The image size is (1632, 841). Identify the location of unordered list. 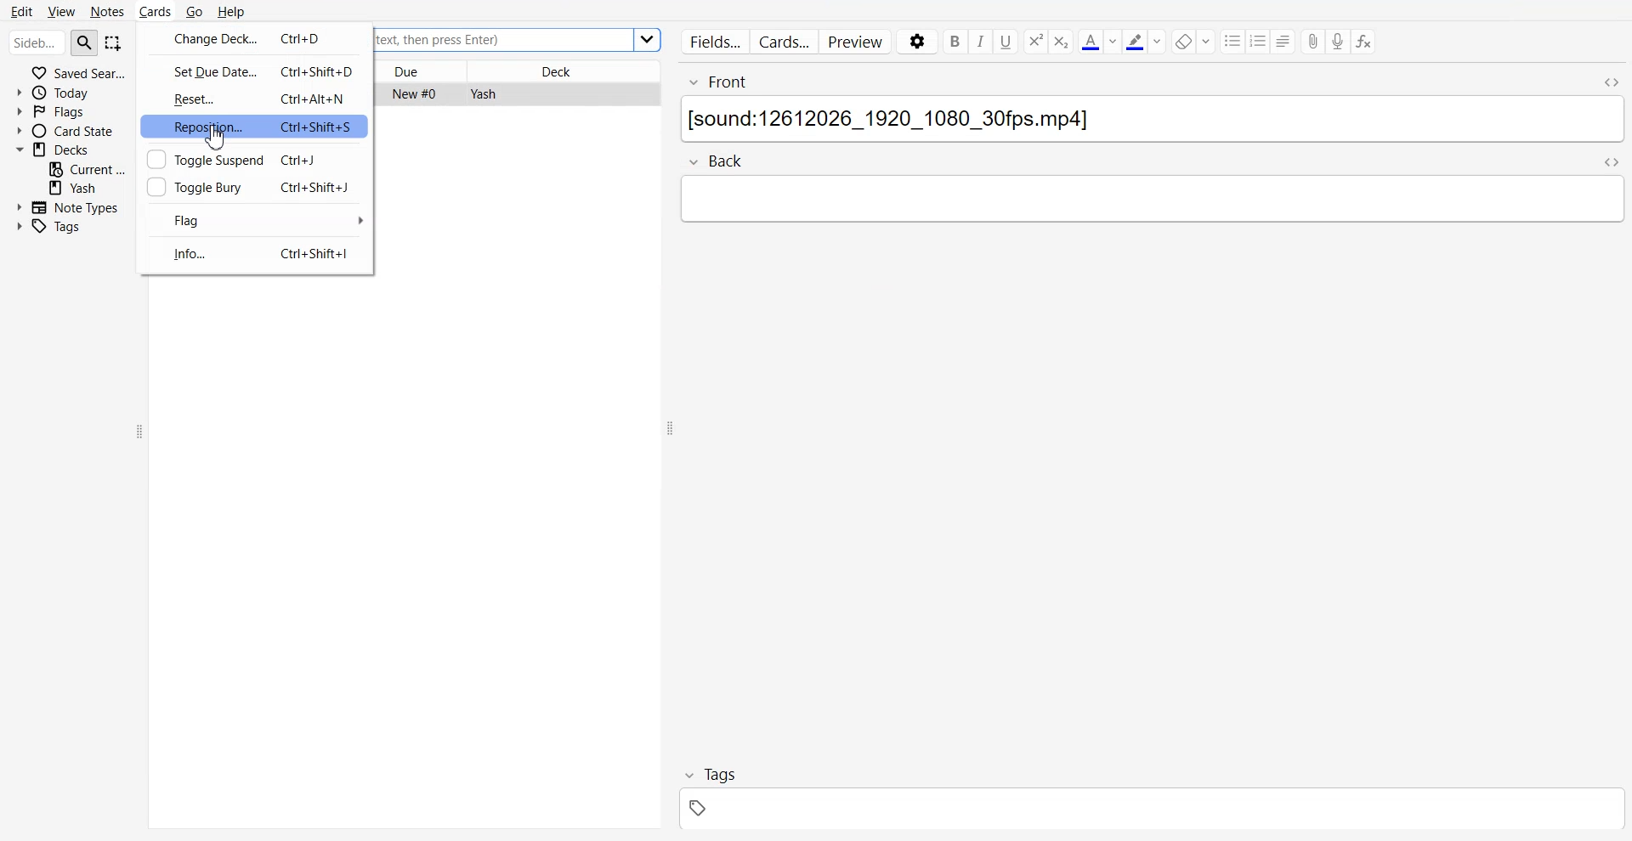
(1233, 41).